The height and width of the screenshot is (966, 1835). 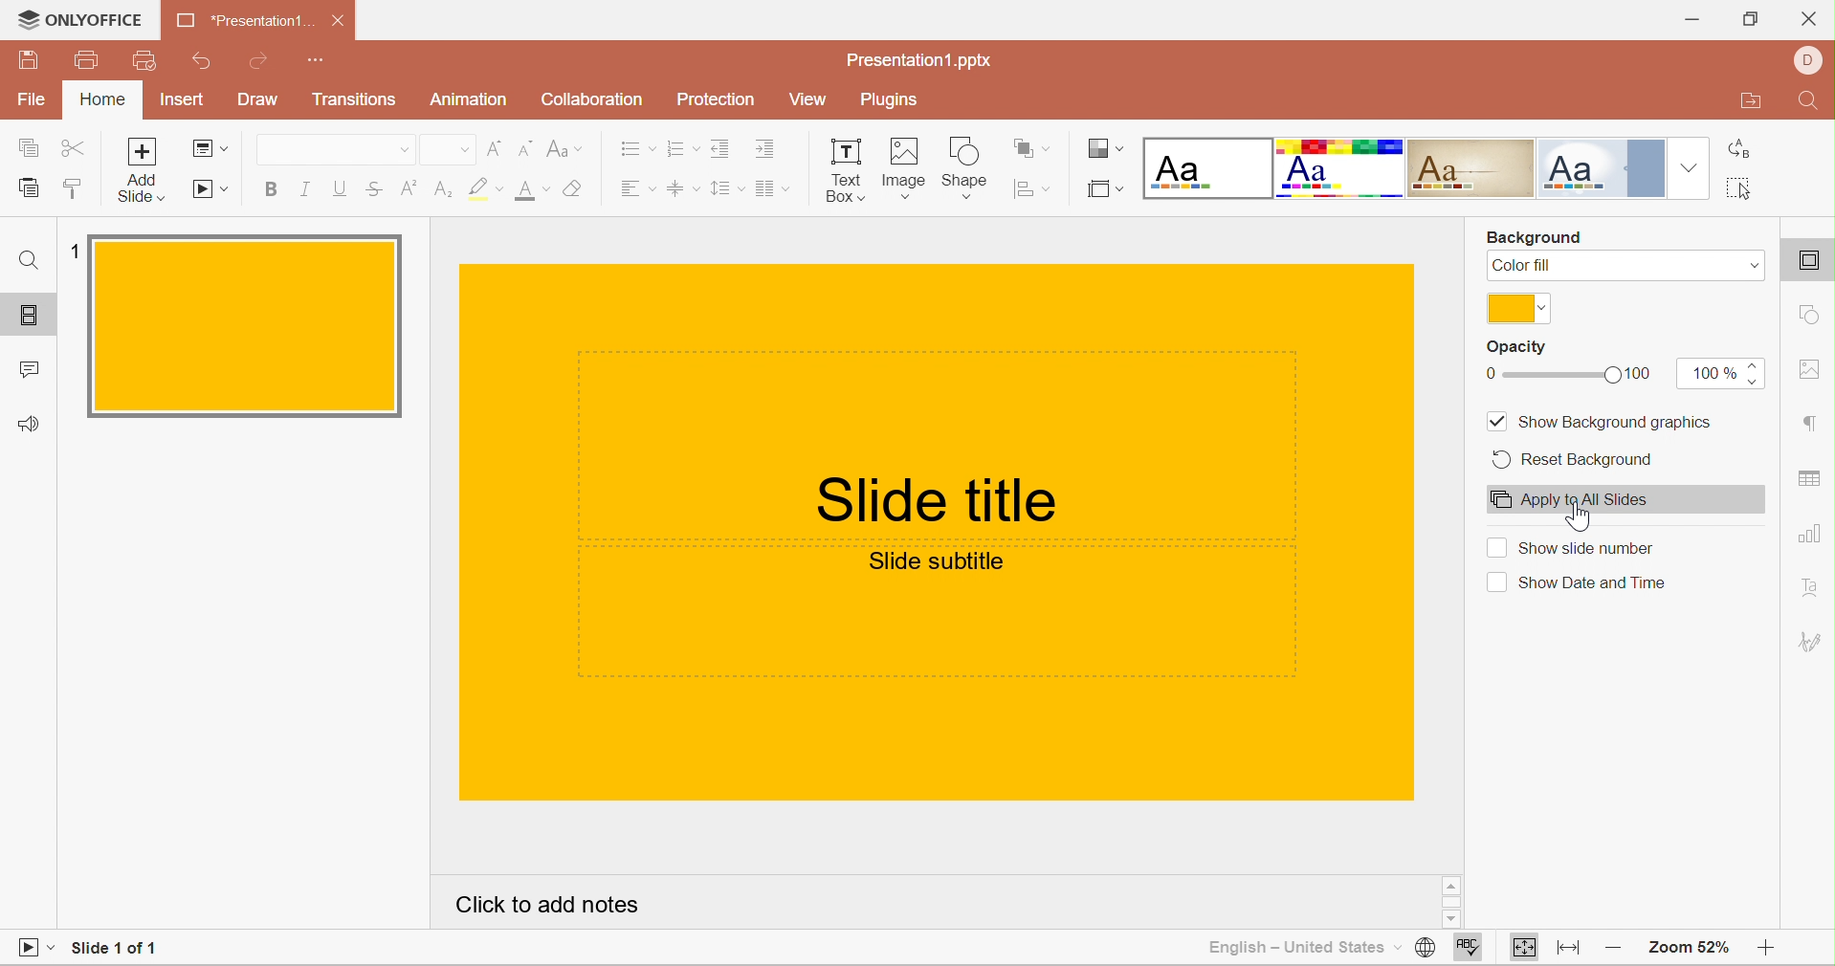 I want to click on Close, so click(x=1809, y=19).